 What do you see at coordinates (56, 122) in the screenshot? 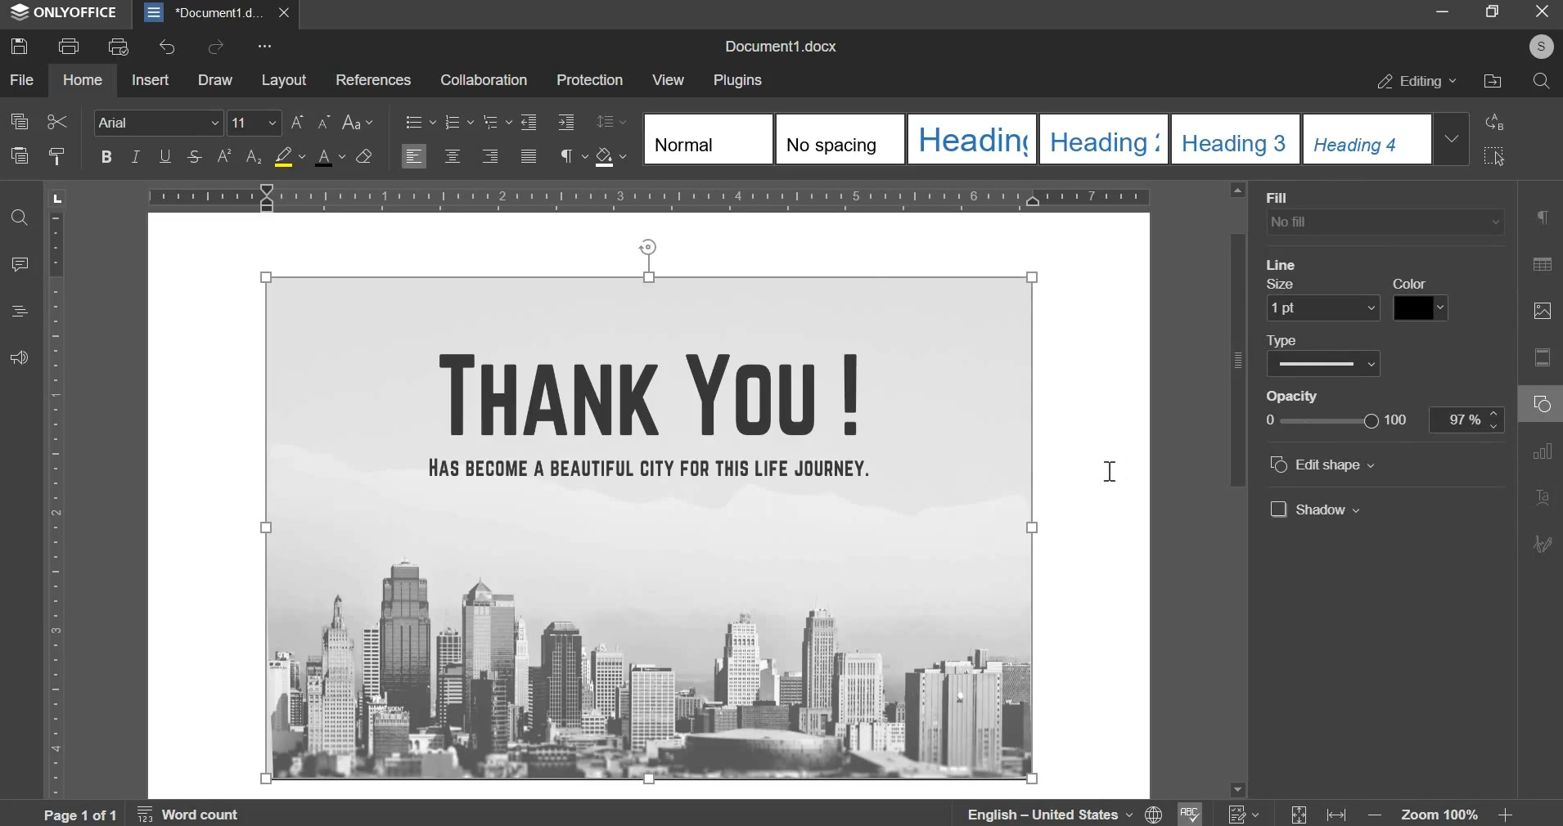
I see `cut` at bounding box center [56, 122].